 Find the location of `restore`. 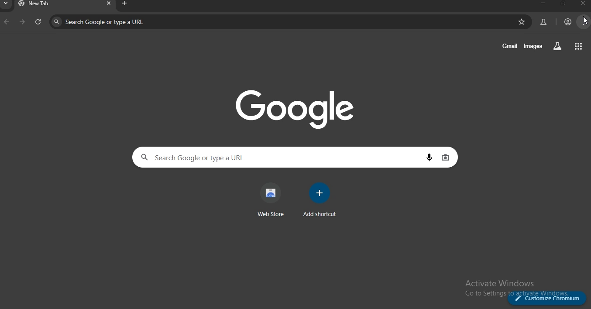

restore is located at coordinates (564, 3).